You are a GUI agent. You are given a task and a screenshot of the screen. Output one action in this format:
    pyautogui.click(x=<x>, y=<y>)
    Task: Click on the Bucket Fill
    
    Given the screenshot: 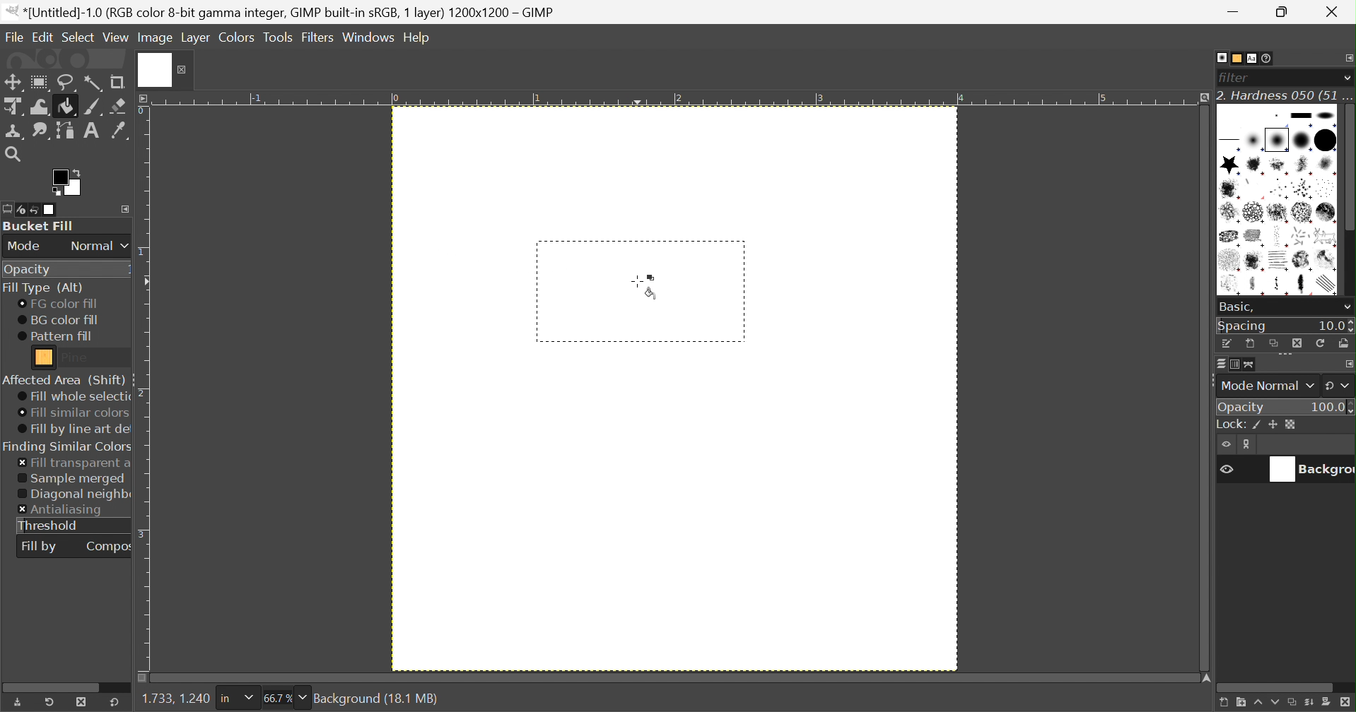 What is the action you would take?
    pyautogui.click(x=40, y=226)
    